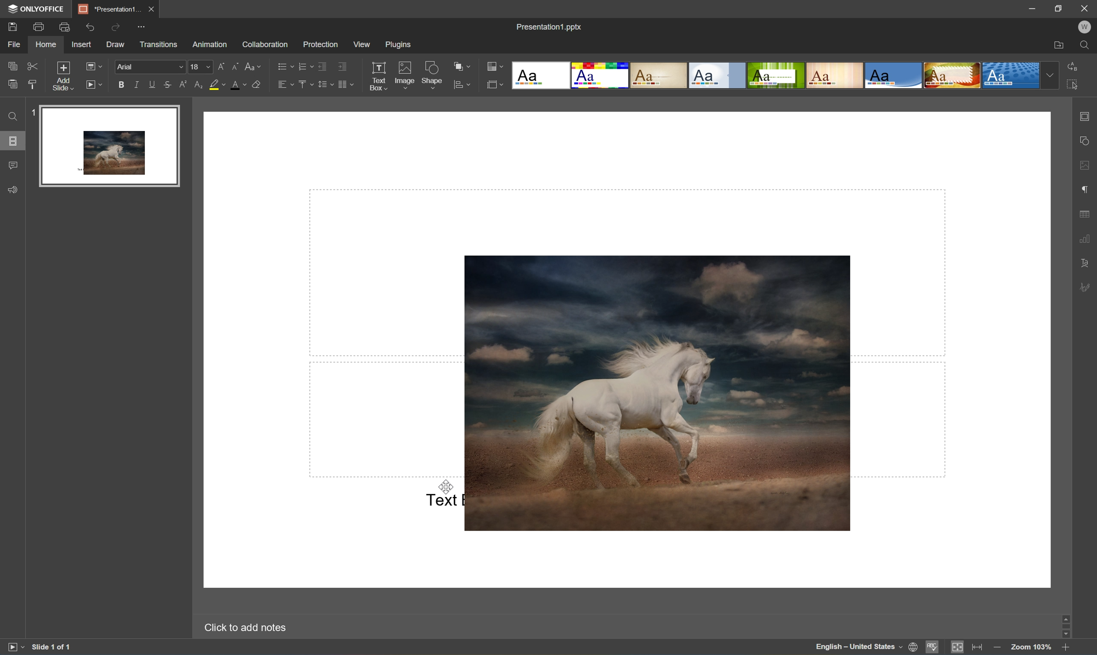  I want to click on Cut, so click(33, 66).